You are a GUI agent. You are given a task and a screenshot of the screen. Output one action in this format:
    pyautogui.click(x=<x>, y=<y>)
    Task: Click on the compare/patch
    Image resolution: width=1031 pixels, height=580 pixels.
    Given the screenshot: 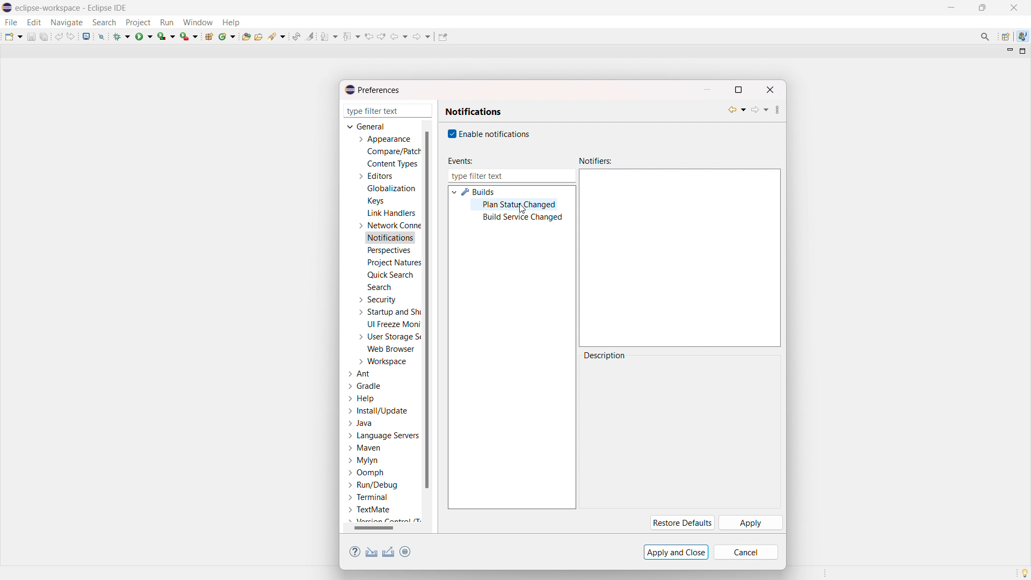 What is the action you would take?
    pyautogui.click(x=391, y=152)
    